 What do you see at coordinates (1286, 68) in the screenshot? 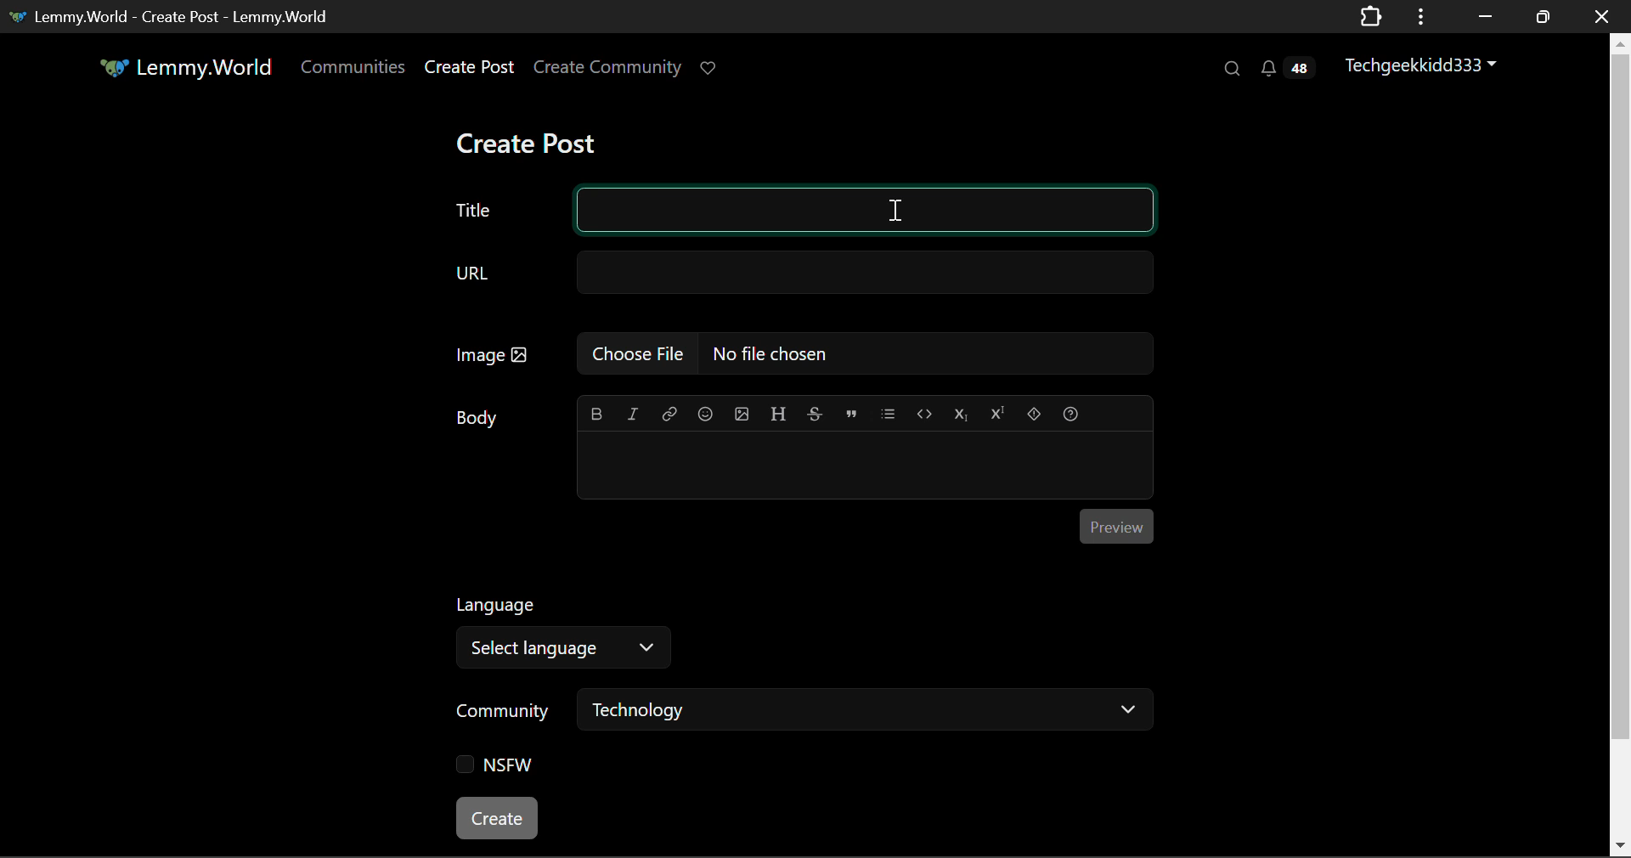
I see `Notifications` at bounding box center [1286, 68].